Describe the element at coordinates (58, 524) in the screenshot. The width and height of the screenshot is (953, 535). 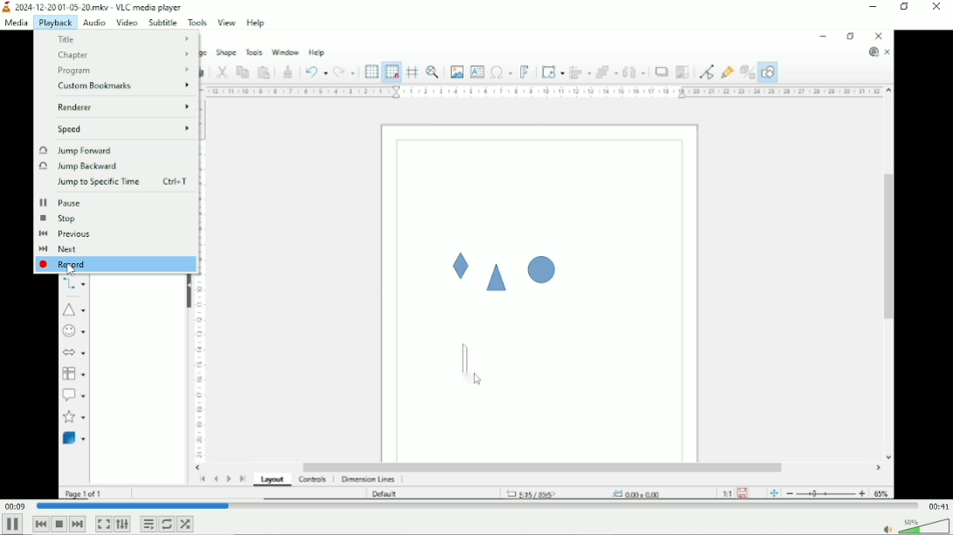
I see `Stop playback` at that location.